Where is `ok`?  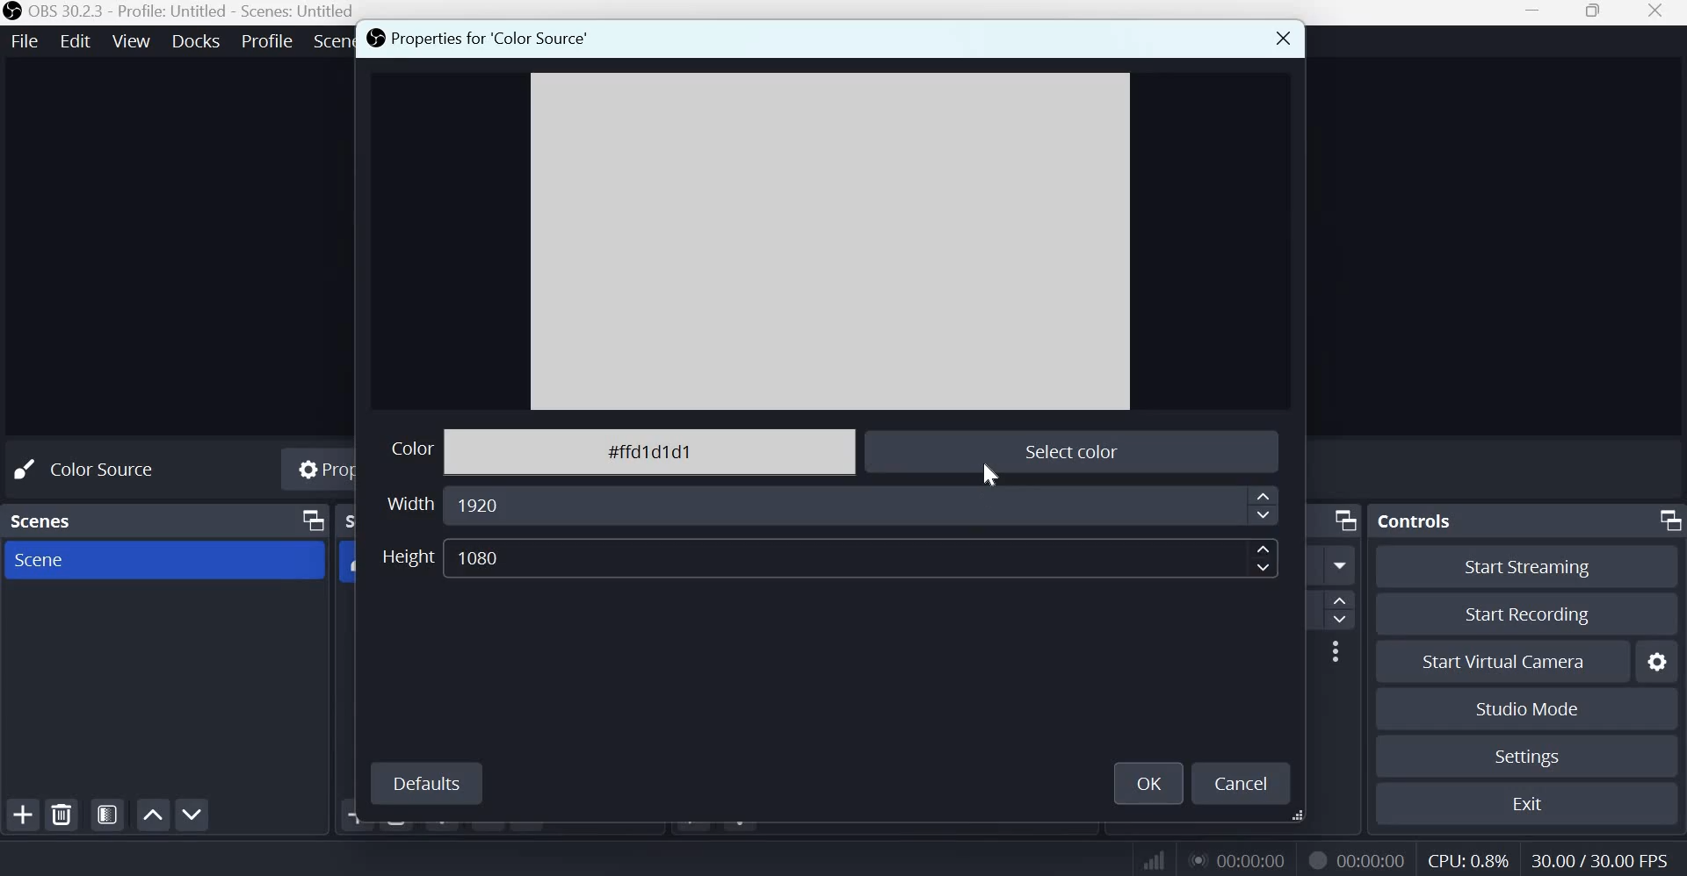 ok is located at coordinates (1150, 780).